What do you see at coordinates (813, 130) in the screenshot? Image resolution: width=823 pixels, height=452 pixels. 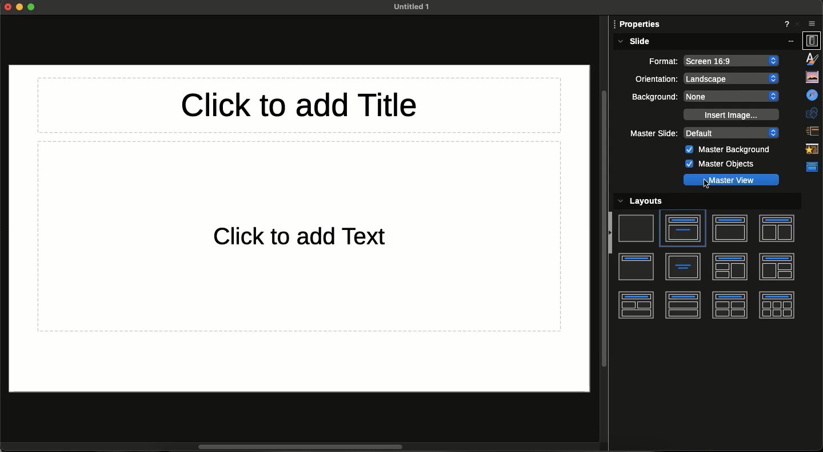 I see `Slide transition` at bounding box center [813, 130].